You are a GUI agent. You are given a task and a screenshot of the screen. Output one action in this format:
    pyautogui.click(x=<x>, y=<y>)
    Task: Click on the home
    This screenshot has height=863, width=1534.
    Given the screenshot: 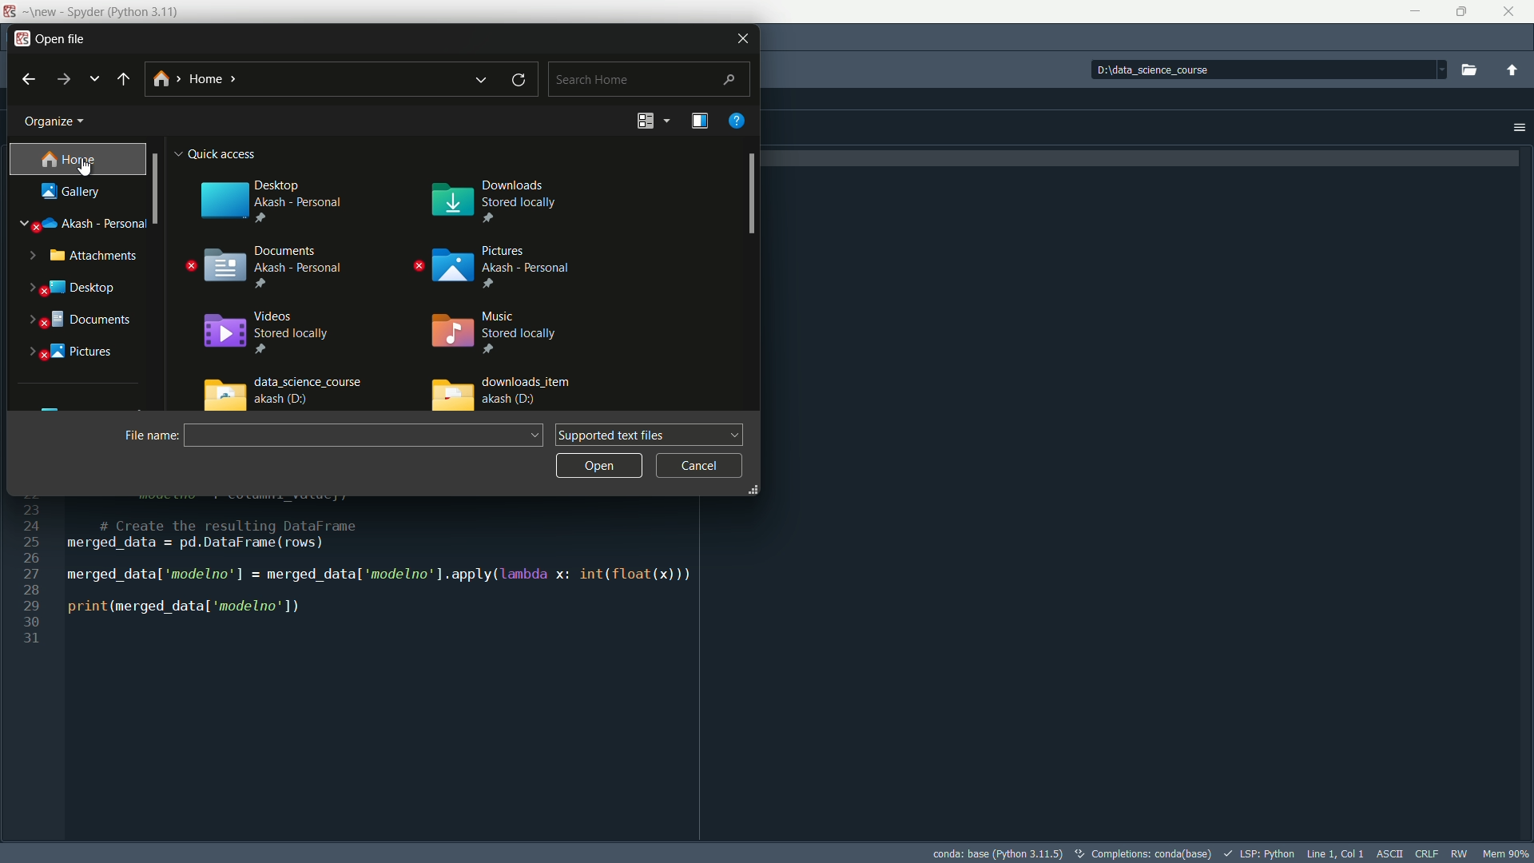 What is the action you would take?
    pyautogui.click(x=70, y=159)
    